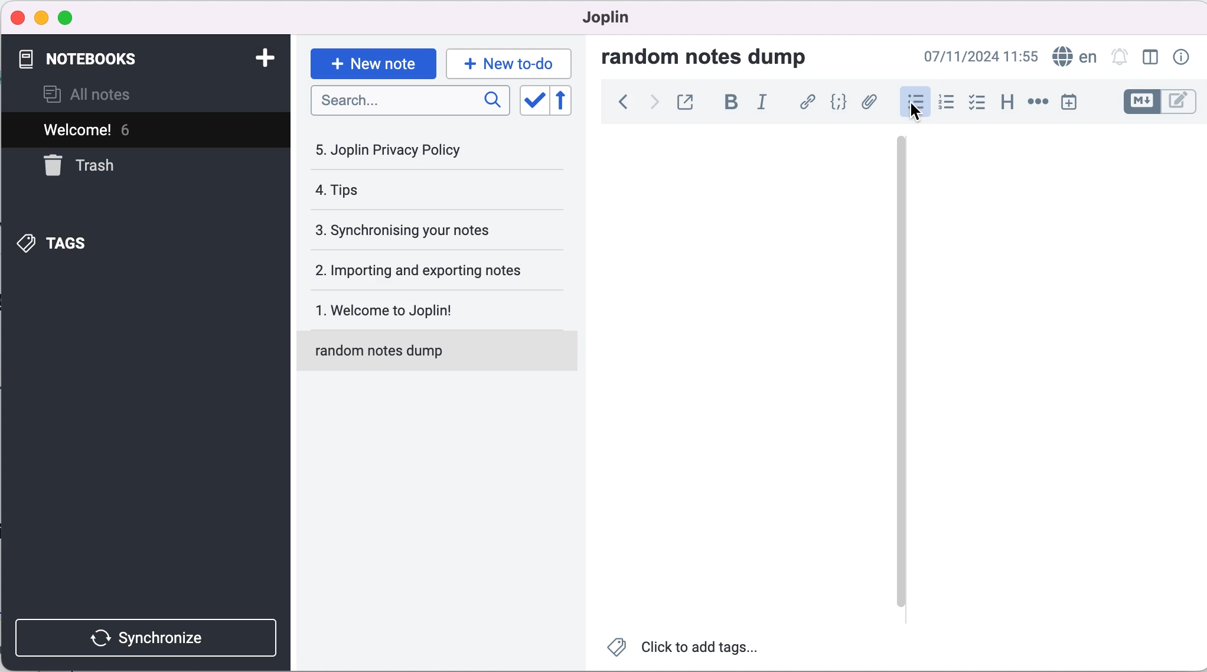  I want to click on tips, so click(408, 193).